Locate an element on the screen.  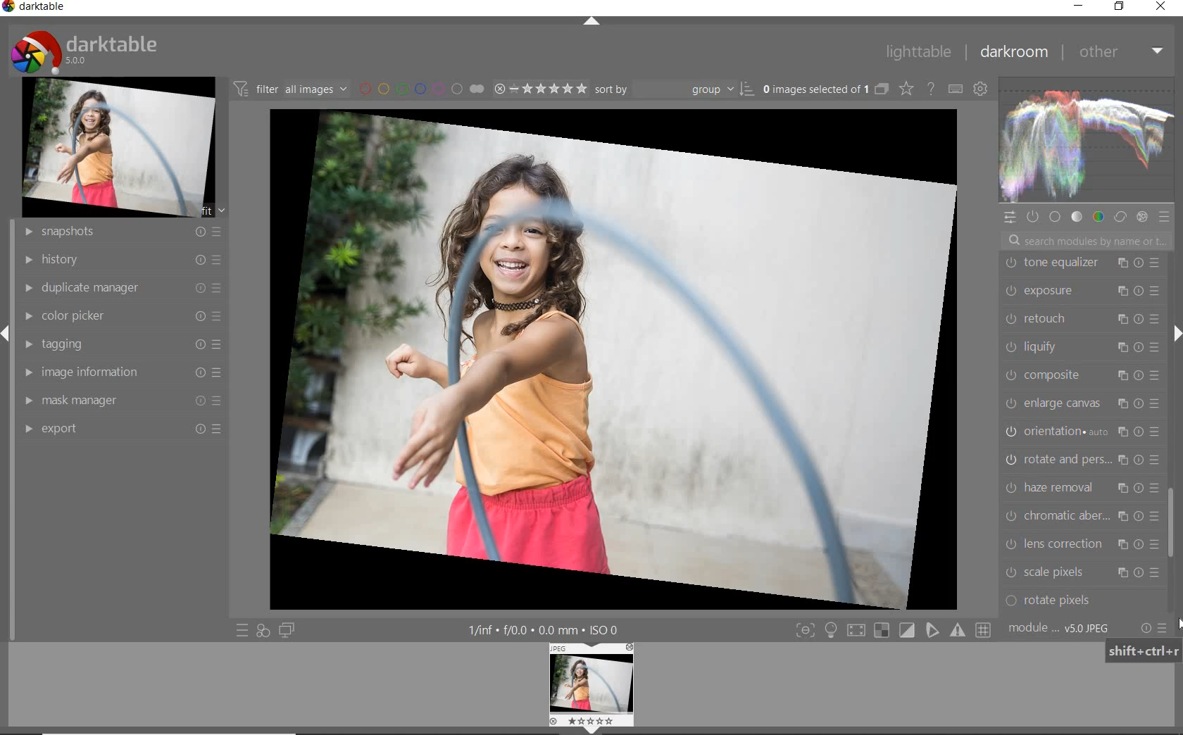
rotate pixels is located at coordinates (1075, 601).